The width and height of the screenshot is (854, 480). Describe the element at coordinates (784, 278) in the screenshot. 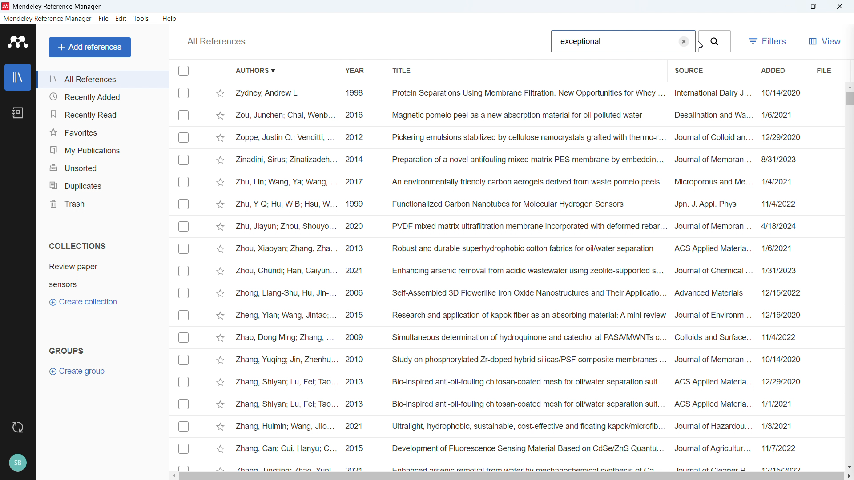

I see `Dates of adding individual entries ` at that location.